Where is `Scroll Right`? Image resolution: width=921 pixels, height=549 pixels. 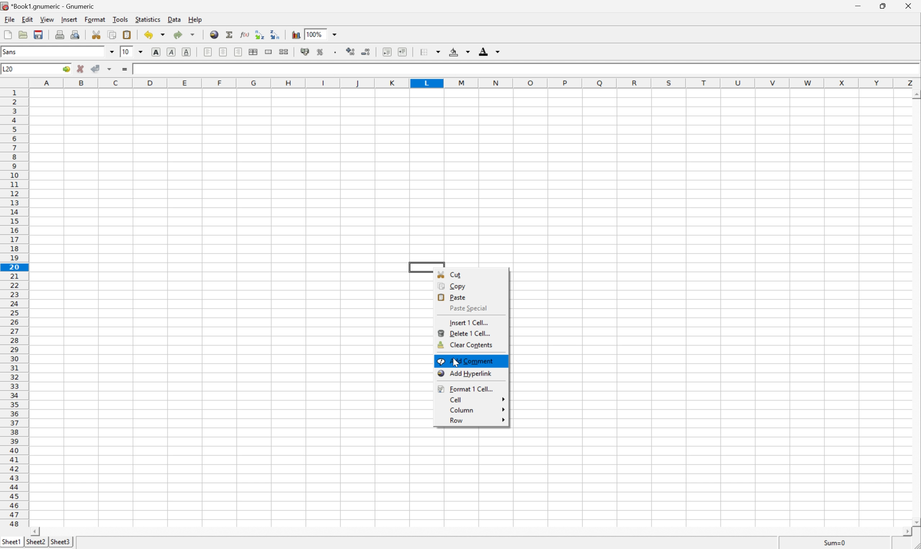
Scroll Right is located at coordinates (902, 532).